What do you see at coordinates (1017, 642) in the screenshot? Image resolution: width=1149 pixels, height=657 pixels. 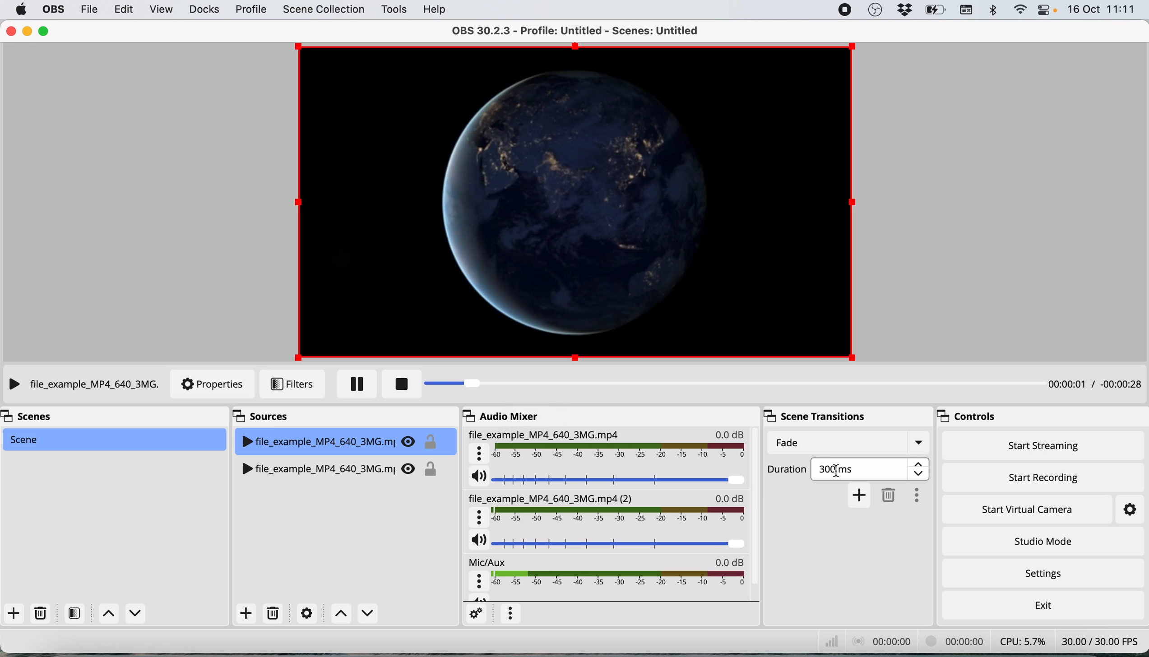 I see `cpu usage` at bounding box center [1017, 642].